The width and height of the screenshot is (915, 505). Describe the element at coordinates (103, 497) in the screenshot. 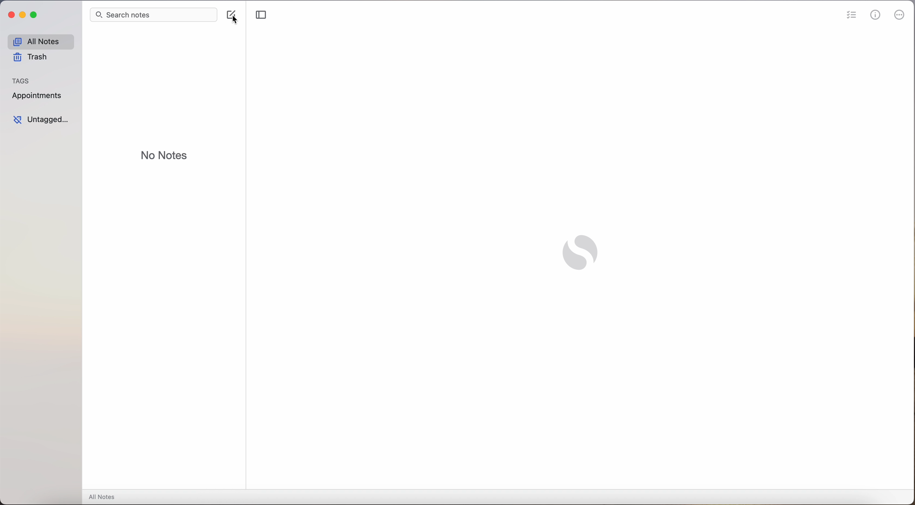

I see `all notes` at that location.